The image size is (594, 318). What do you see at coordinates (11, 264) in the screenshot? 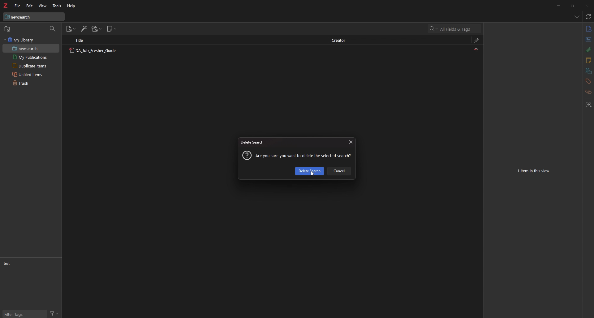
I see `non test` at bounding box center [11, 264].